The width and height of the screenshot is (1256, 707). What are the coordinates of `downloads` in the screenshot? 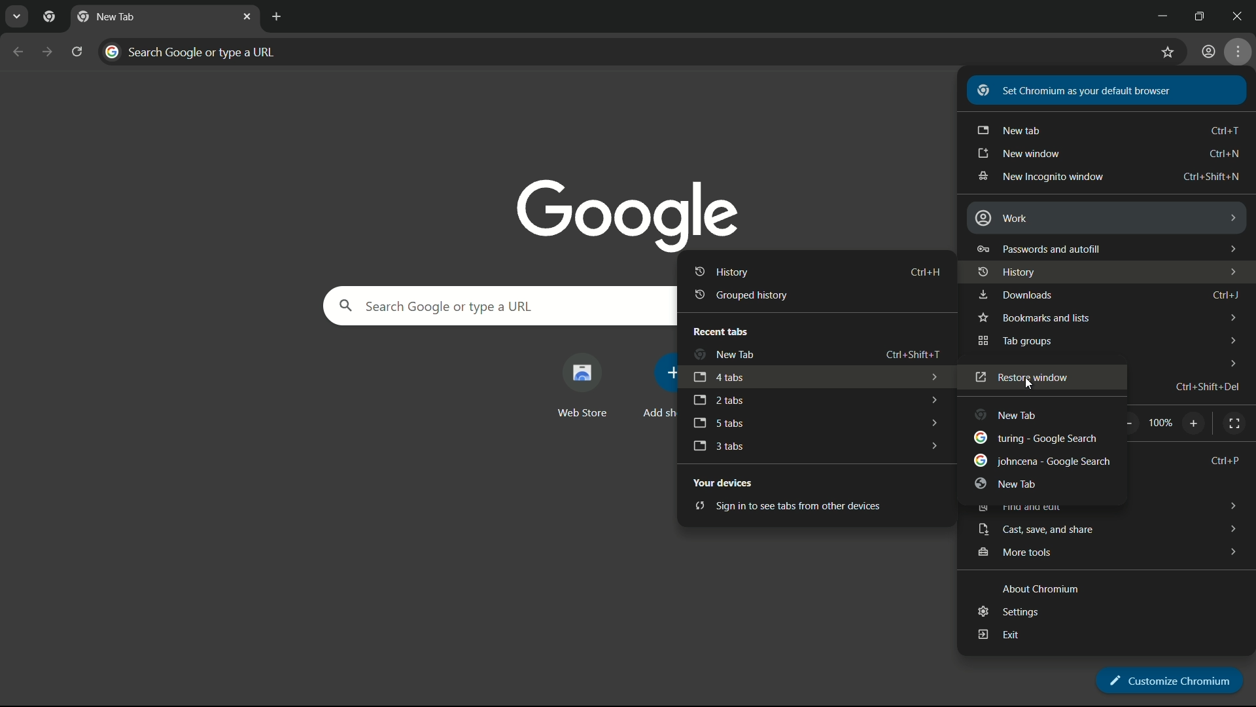 It's located at (1015, 296).